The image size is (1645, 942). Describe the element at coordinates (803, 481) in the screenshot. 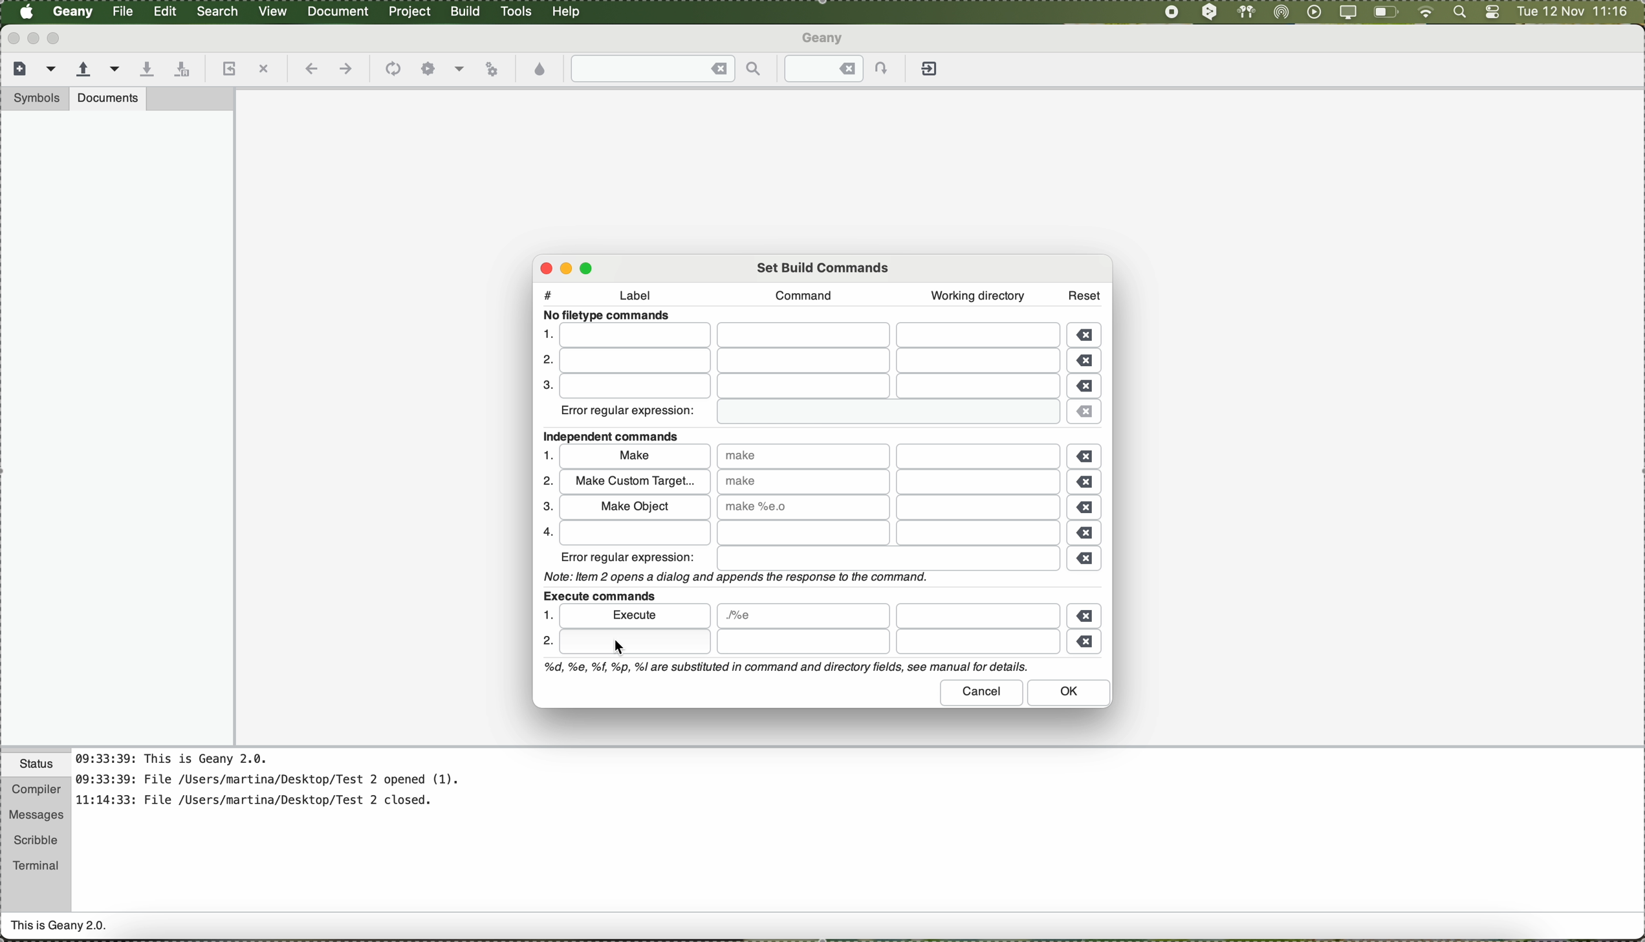

I see `make` at that location.